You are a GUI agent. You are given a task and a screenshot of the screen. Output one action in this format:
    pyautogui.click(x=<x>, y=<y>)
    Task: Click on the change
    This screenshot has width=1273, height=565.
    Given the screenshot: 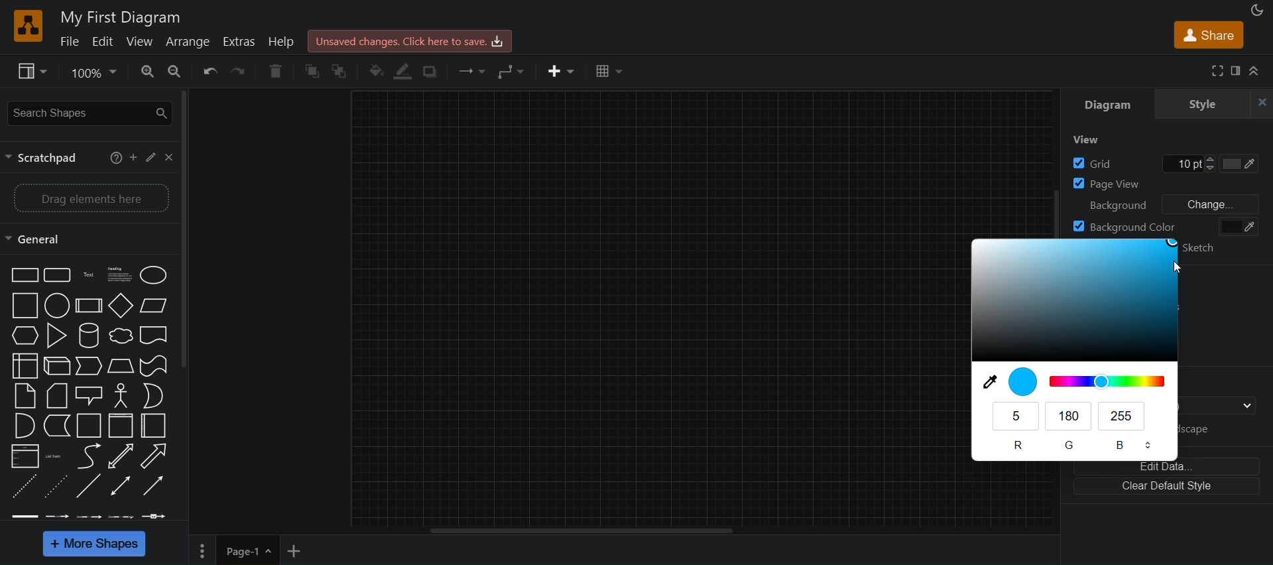 What is the action you would take?
    pyautogui.click(x=1209, y=203)
    